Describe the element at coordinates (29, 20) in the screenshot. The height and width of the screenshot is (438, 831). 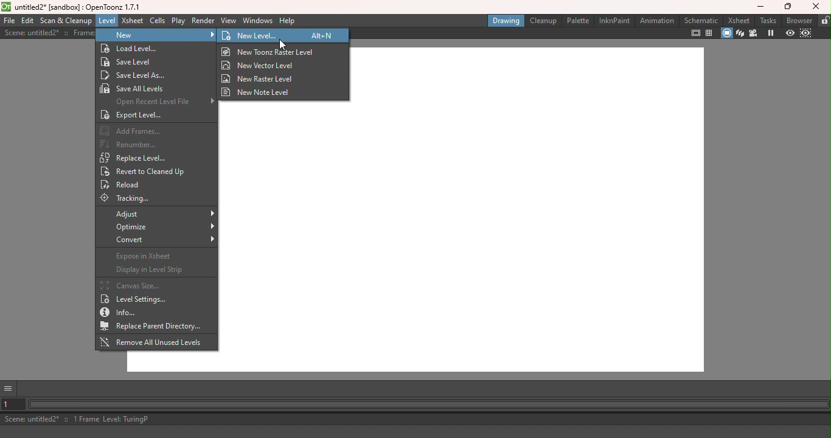
I see `Edit` at that location.